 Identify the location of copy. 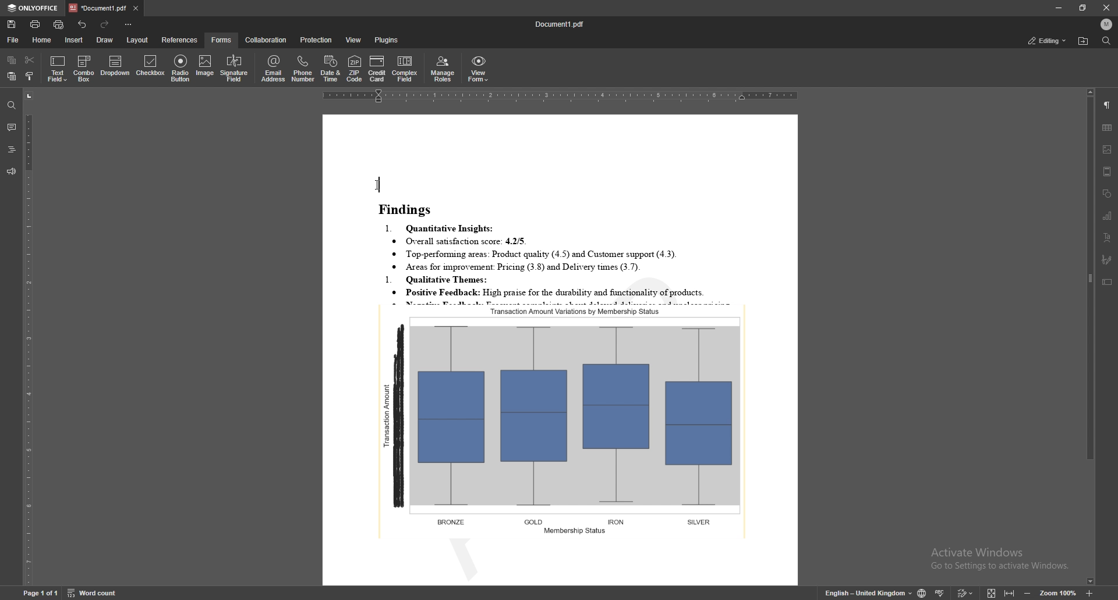
(12, 60).